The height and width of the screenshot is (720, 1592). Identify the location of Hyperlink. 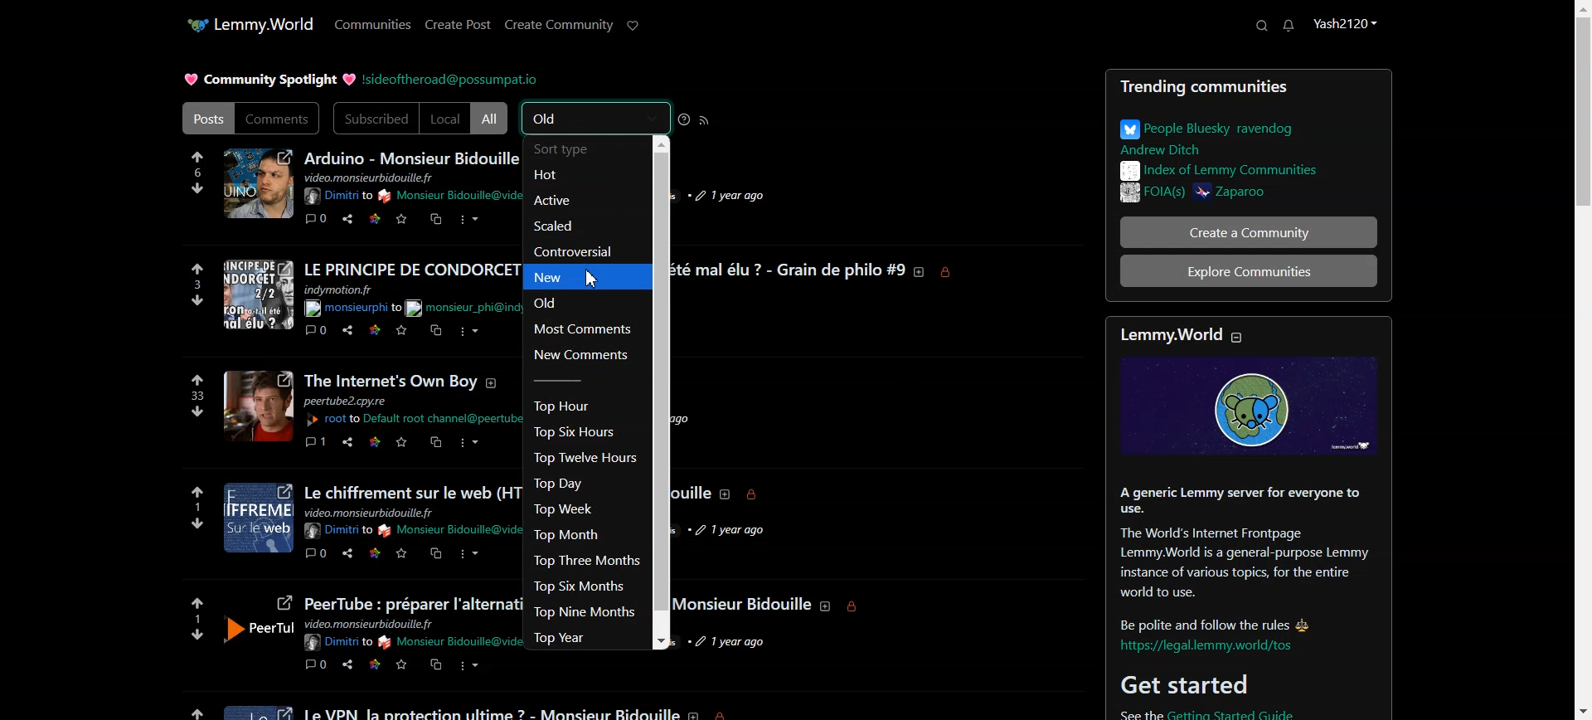
(450, 79).